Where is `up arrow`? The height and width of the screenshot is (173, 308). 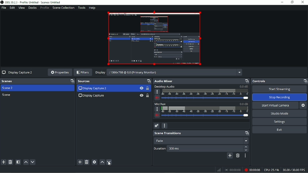
up arrow is located at coordinates (246, 147).